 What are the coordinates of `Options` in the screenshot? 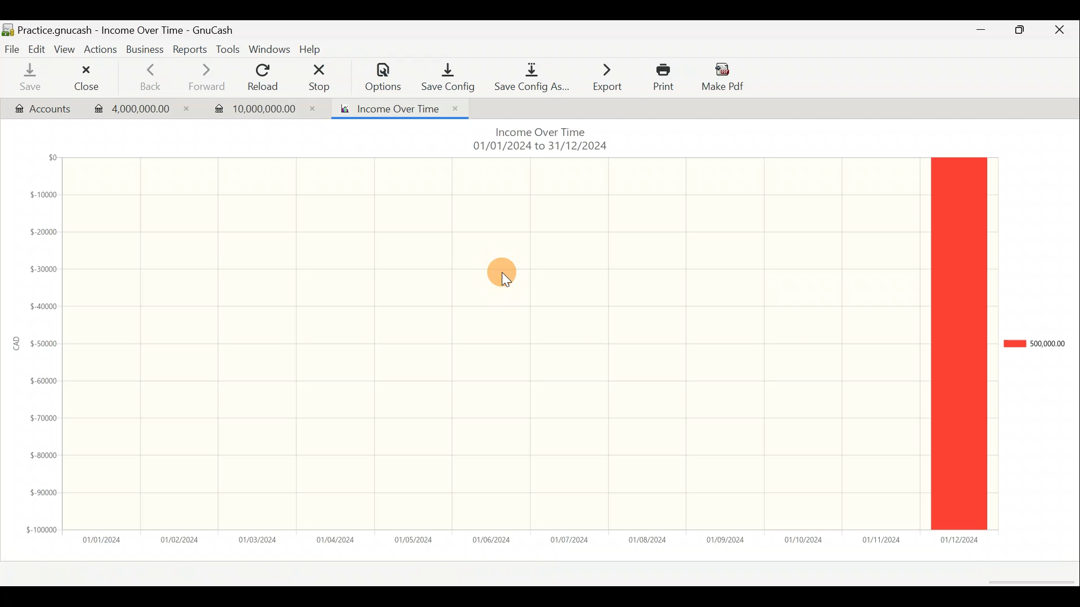 It's located at (384, 76).